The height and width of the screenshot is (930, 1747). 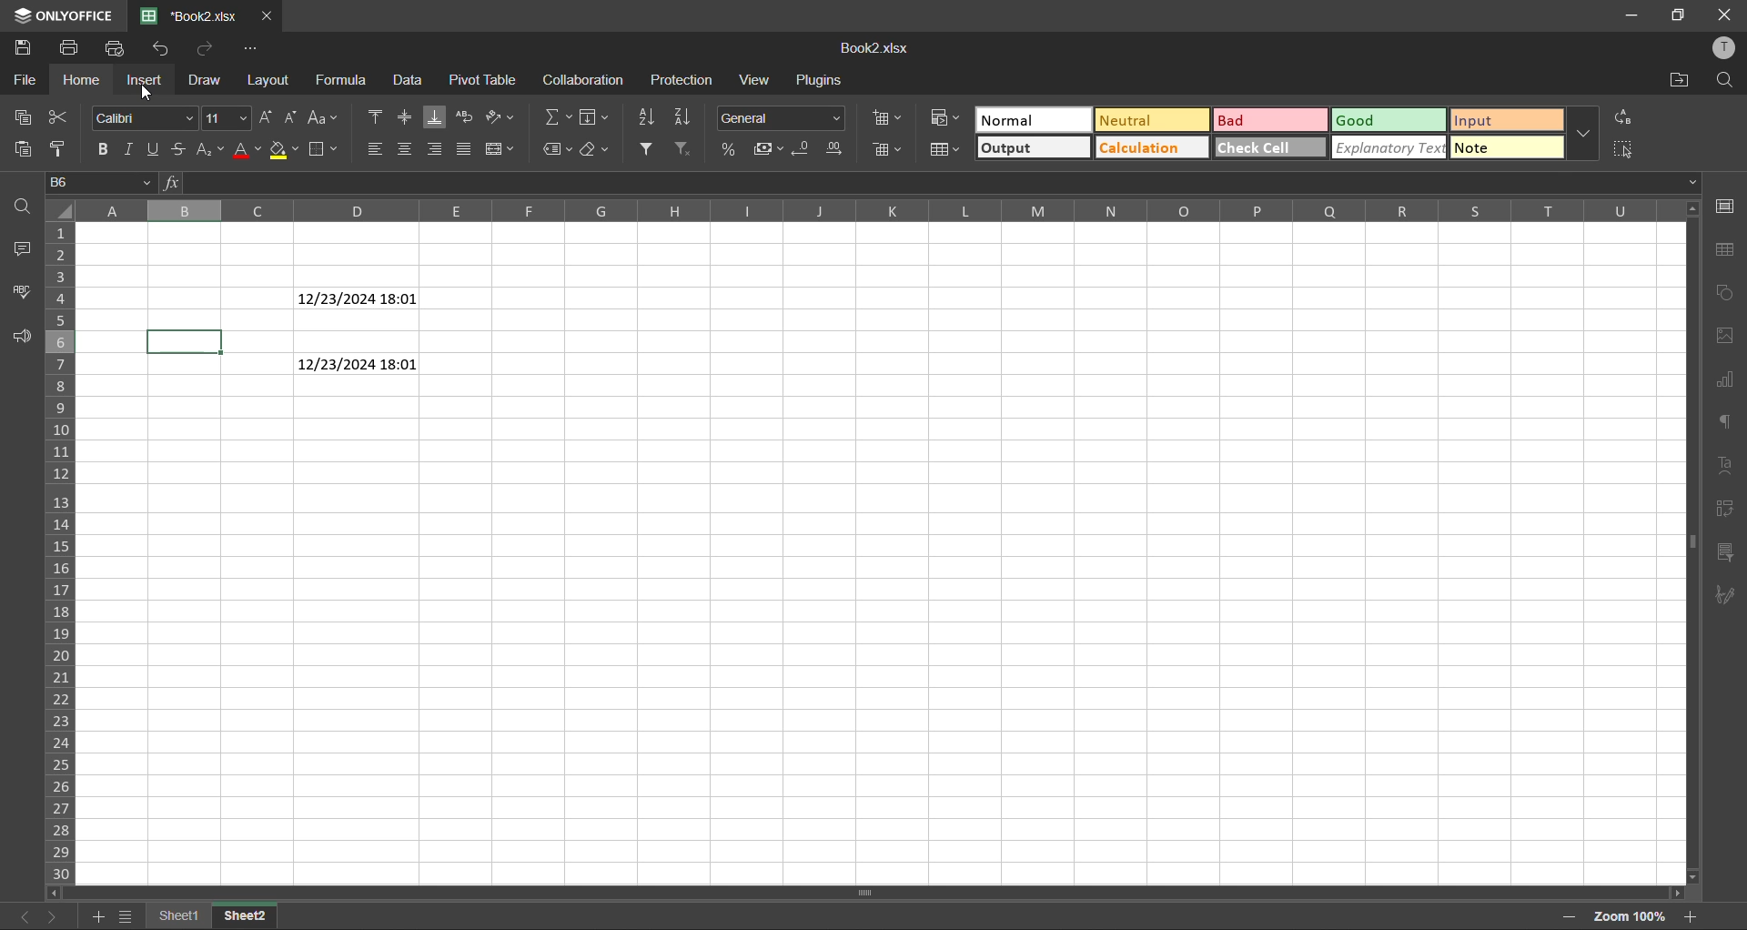 I want to click on bold, so click(x=101, y=147).